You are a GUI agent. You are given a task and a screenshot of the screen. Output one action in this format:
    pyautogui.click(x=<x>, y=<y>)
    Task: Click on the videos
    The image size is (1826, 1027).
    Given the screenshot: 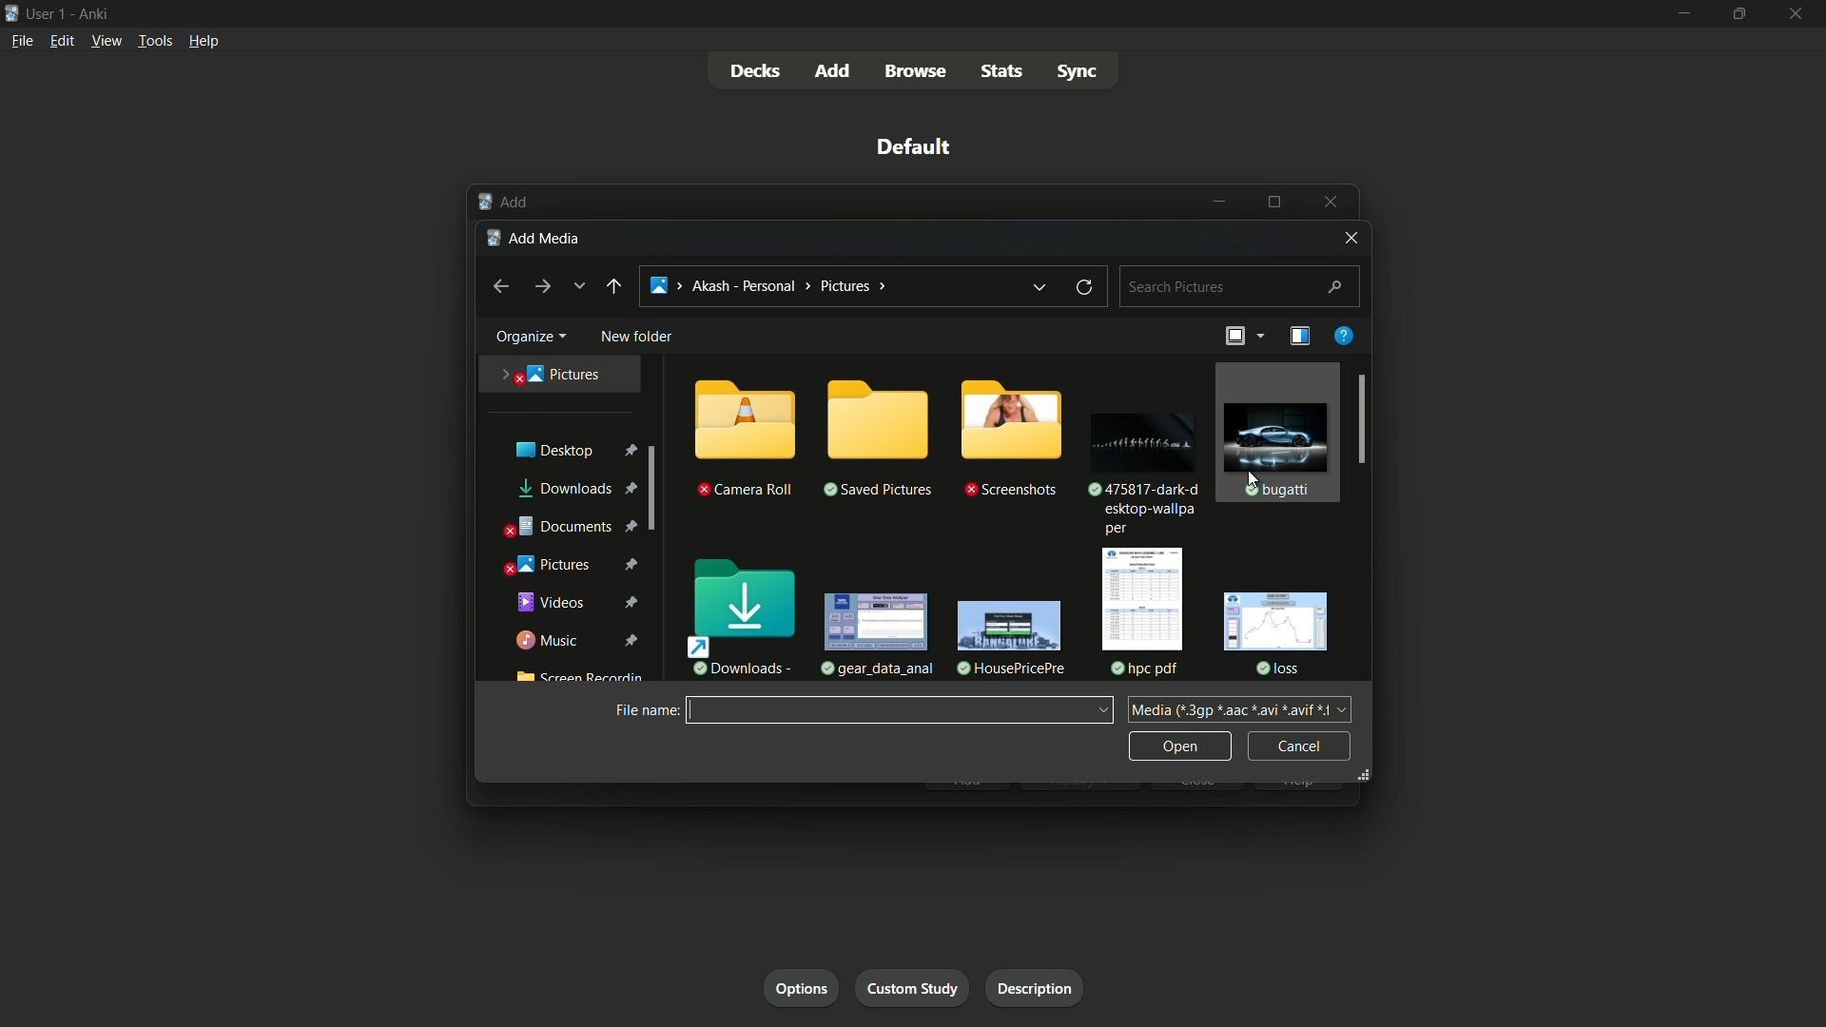 What is the action you would take?
    pyautogui.click(x=578, y=603)
    